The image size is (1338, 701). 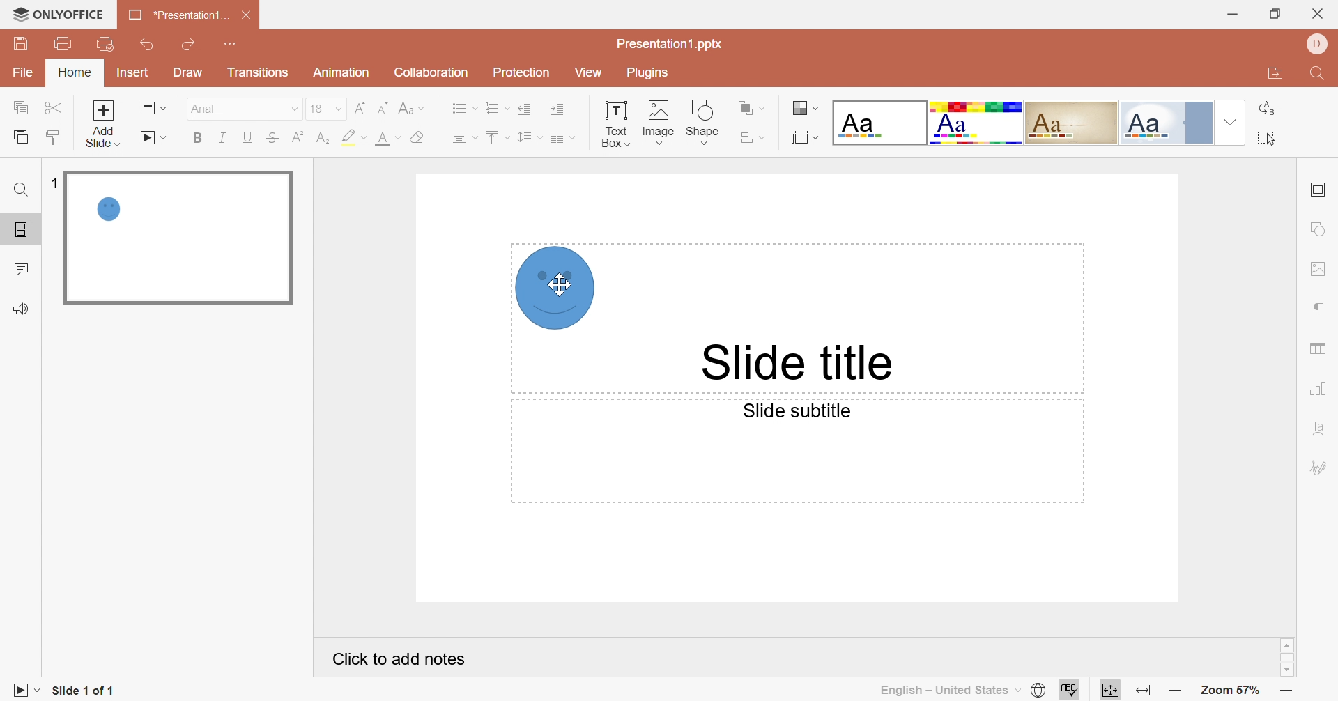 I want to click on Strikethrough, so click(x=271, y=138).